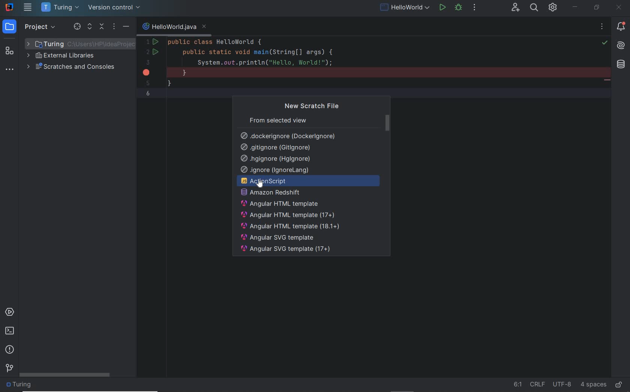  Describe the element at coordinates (538, 384) in the screenshot. I see `line separator` at that location.